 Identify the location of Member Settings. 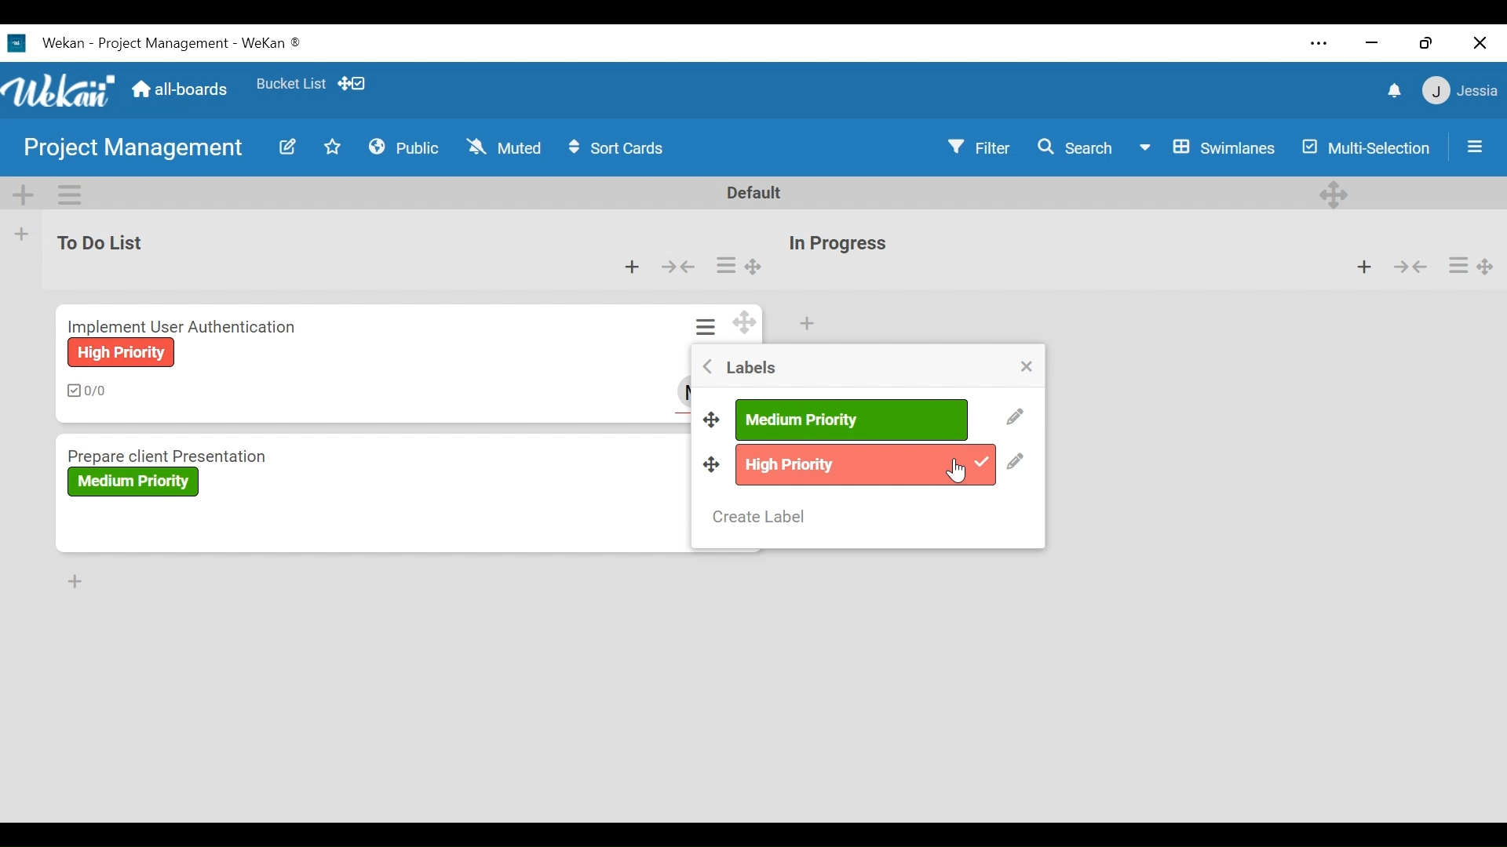
(1461, 90).